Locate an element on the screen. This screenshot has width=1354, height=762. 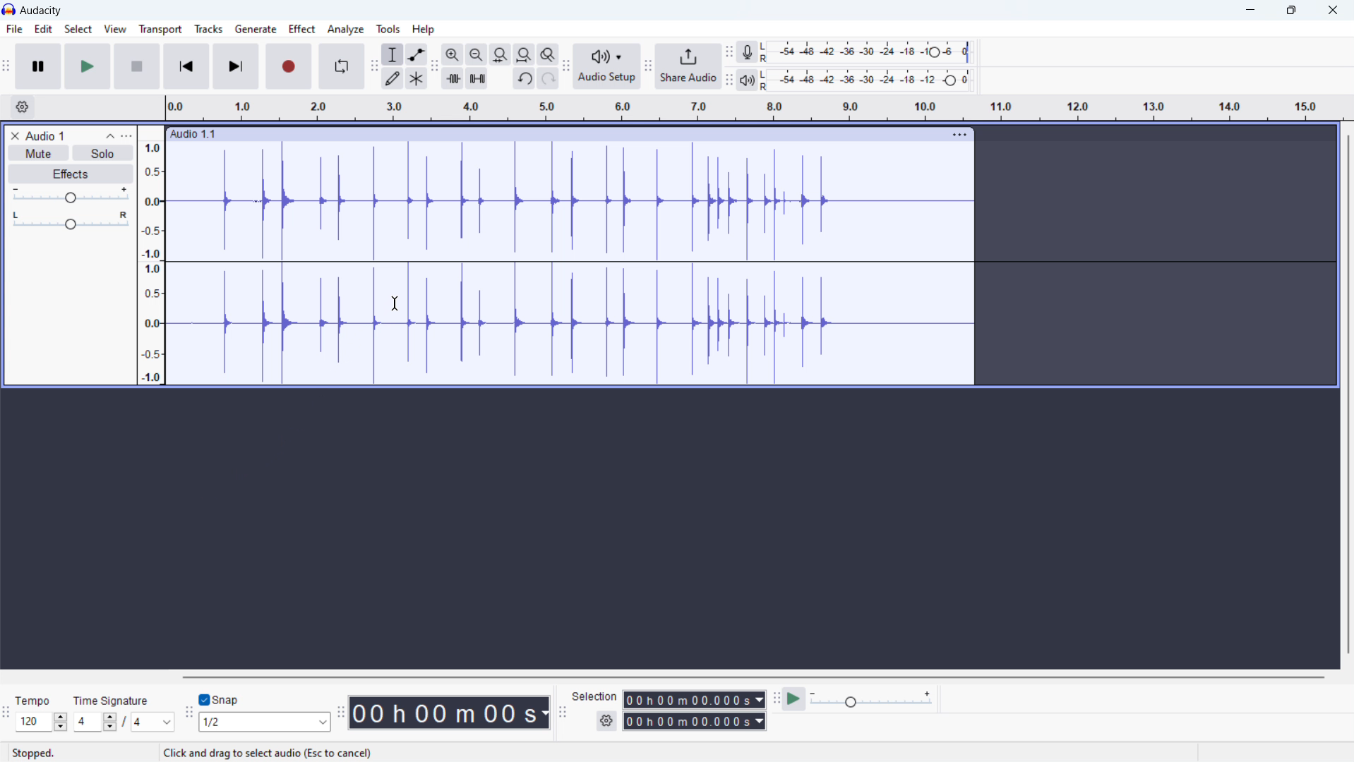
stop is located at coordinates (138, 66).